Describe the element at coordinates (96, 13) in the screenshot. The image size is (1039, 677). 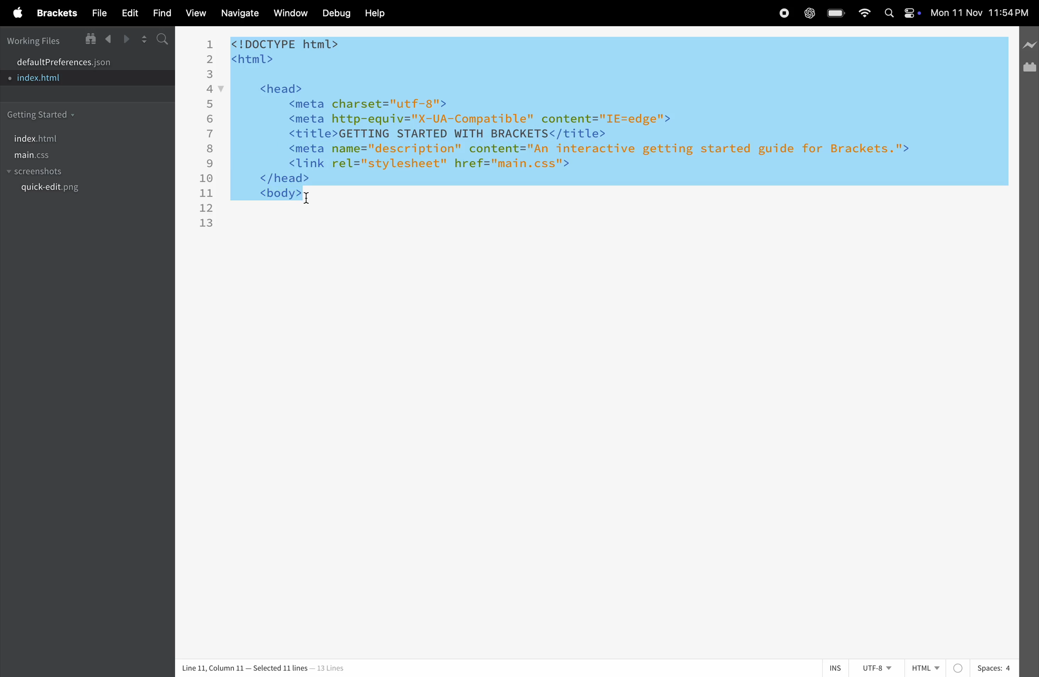
I see `file` at that location.